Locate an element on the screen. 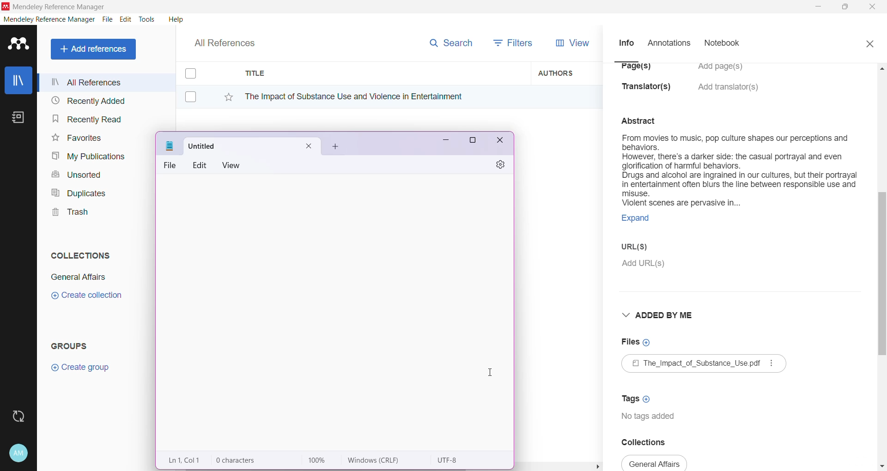 Image resolution: width=887 pixels, height=471 pixels. Number of Characters in the pasted text is located at coordinates (248, 460).